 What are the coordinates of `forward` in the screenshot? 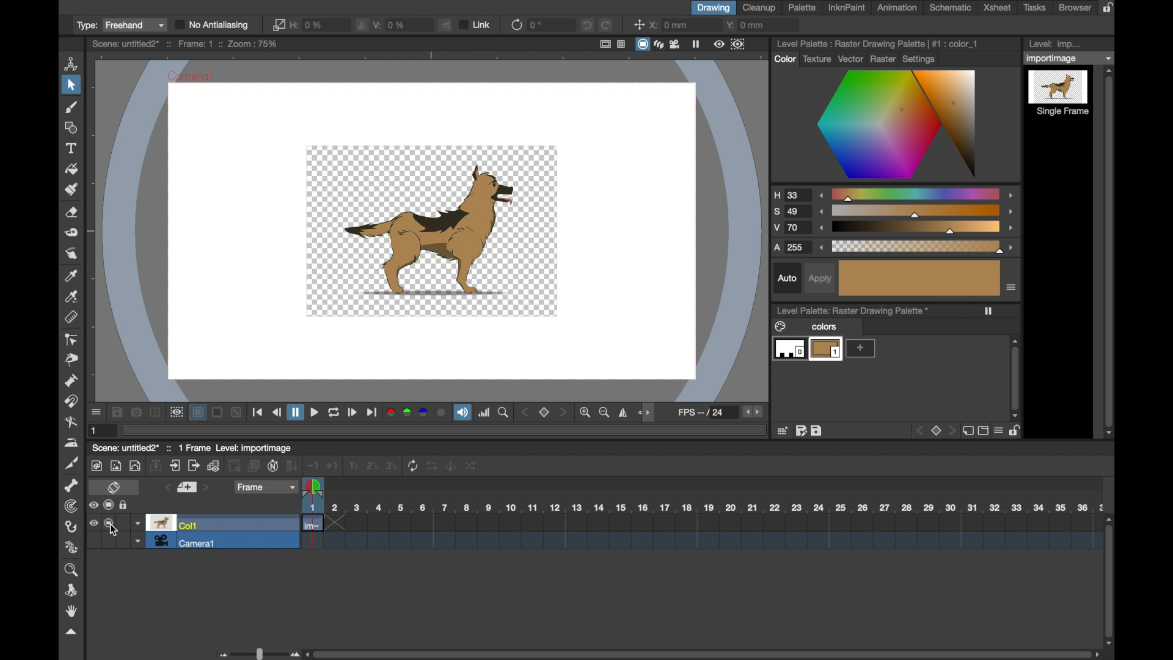 It's located at (315, 413).